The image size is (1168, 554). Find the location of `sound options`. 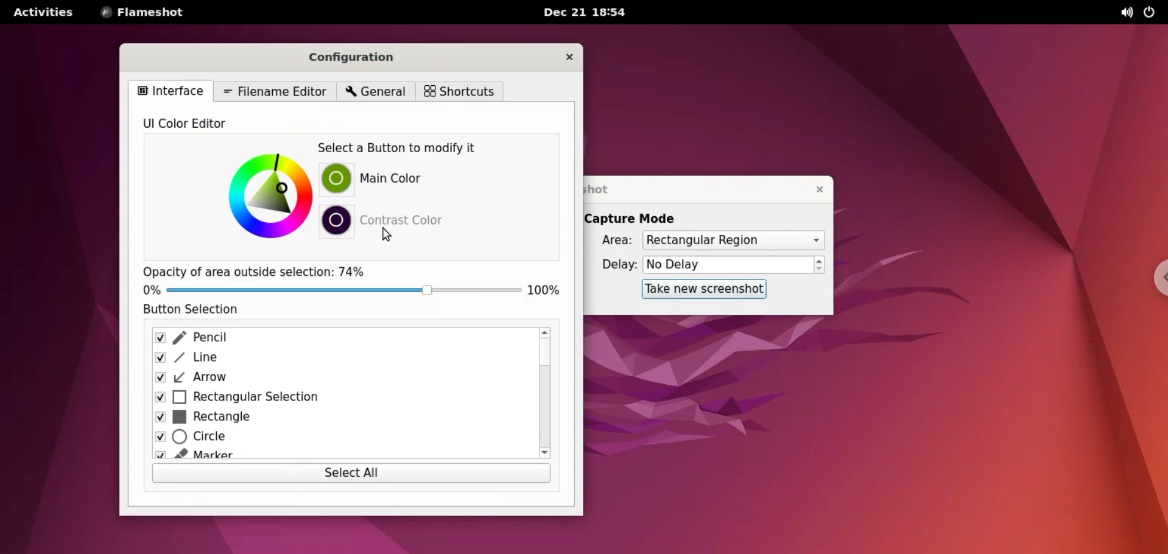

sound options is located at coordinates (1128, 13).